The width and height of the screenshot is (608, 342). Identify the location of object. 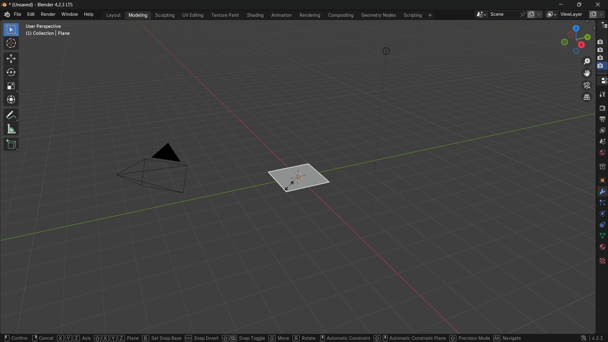
(602, 180).